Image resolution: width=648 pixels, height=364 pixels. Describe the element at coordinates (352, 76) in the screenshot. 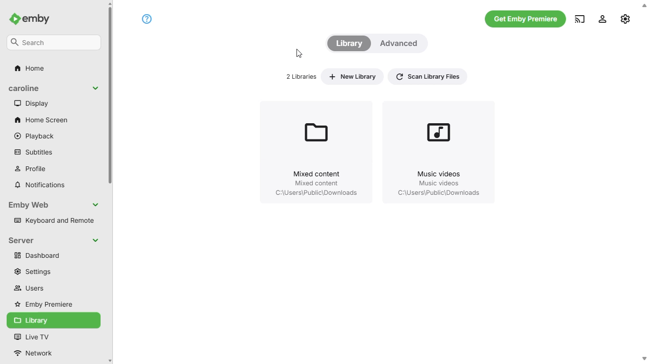

I see `new library` at that location.